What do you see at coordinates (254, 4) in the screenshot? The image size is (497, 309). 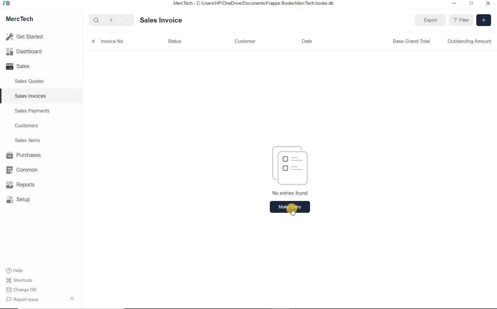 I see `MercTech - C:\Users\HP\OneDrive\Documents\Frappe Books\MercTech books db` at bounding box center [254, 4].